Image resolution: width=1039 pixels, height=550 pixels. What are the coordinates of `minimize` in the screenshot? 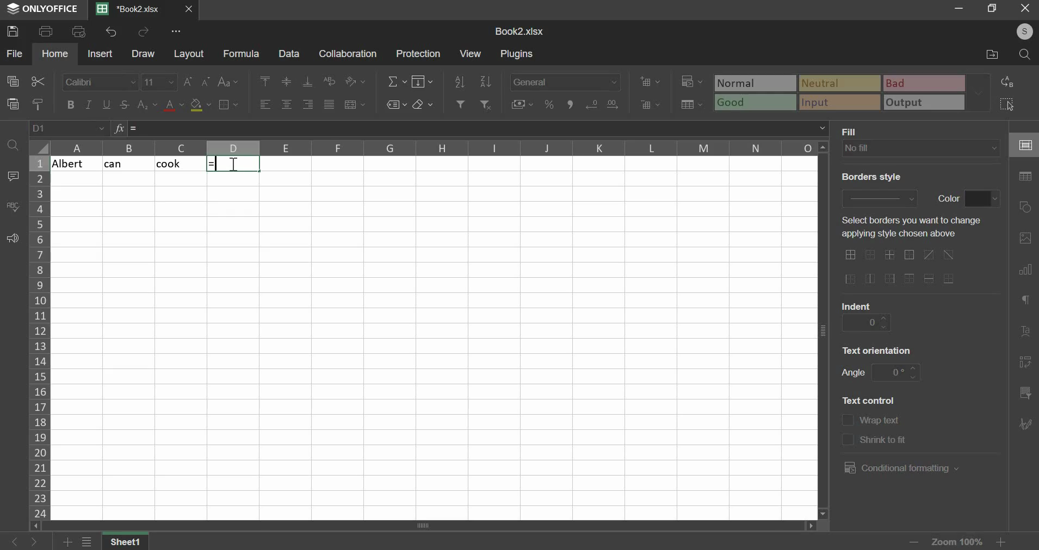 It's located at (961, 10).